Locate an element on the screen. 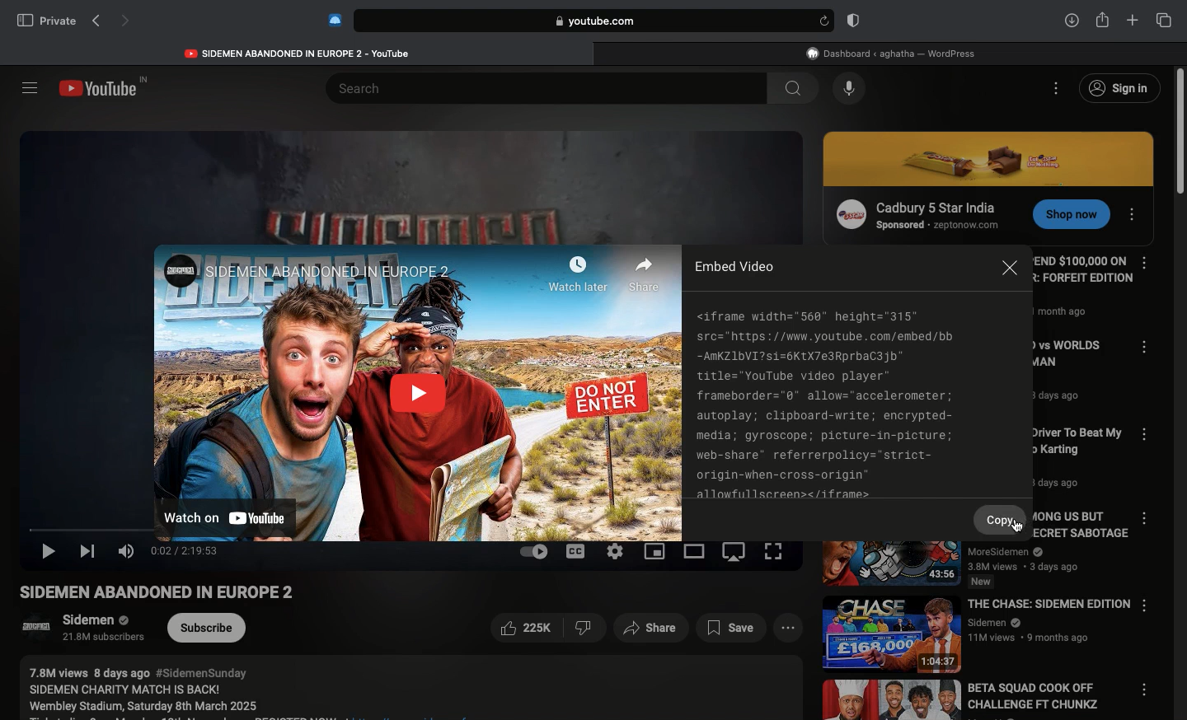 The width and height of the screenshot is (1187, 720). Options is located at coordinates (1149, 520).